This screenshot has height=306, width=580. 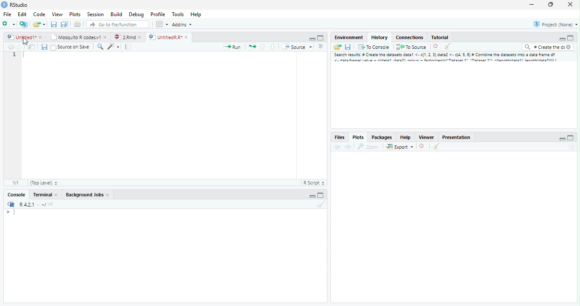 I want to click on Project (None), so click(x=556, y=24).